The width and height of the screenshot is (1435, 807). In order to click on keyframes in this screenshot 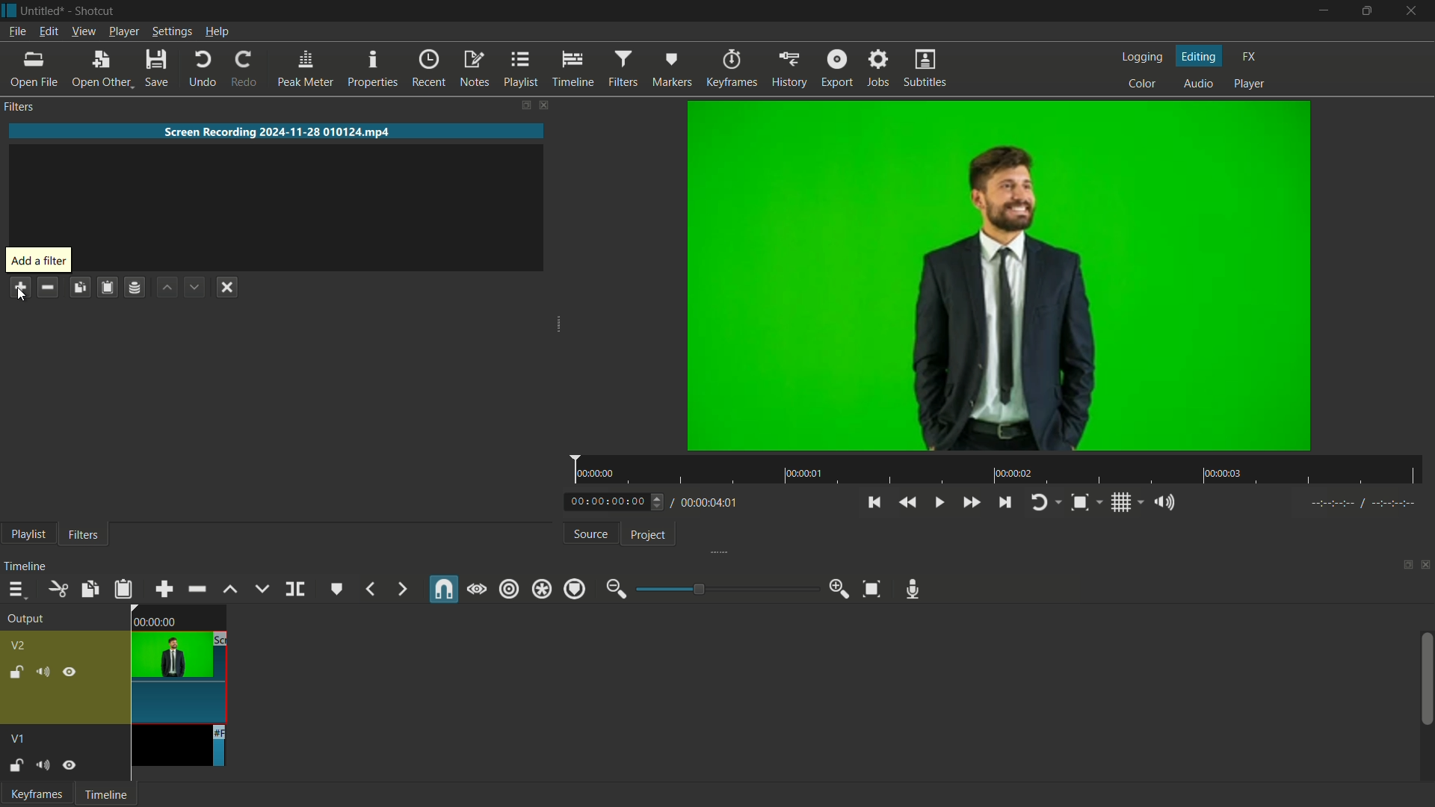, I will do `click(730, 69)`.